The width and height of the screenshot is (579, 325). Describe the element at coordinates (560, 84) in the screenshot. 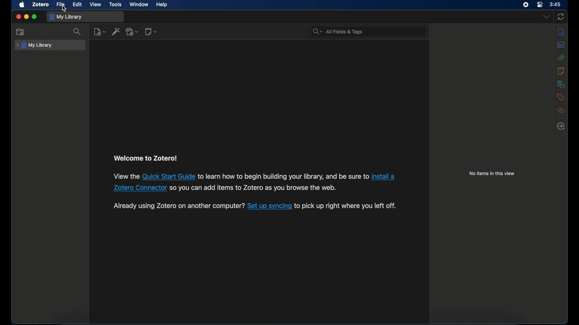

I see `libraries` at that location.